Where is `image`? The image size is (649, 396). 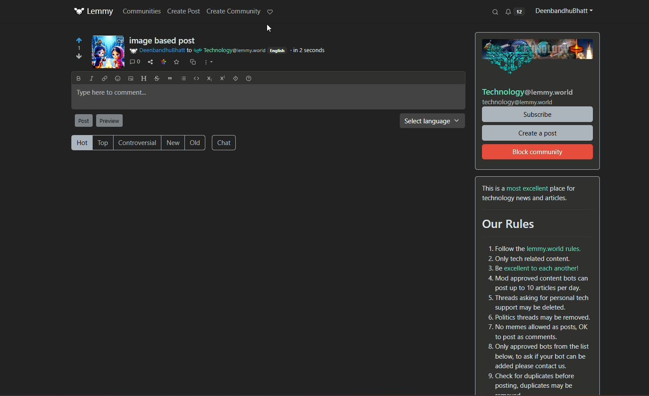 image is located at coordinates (108, 52).